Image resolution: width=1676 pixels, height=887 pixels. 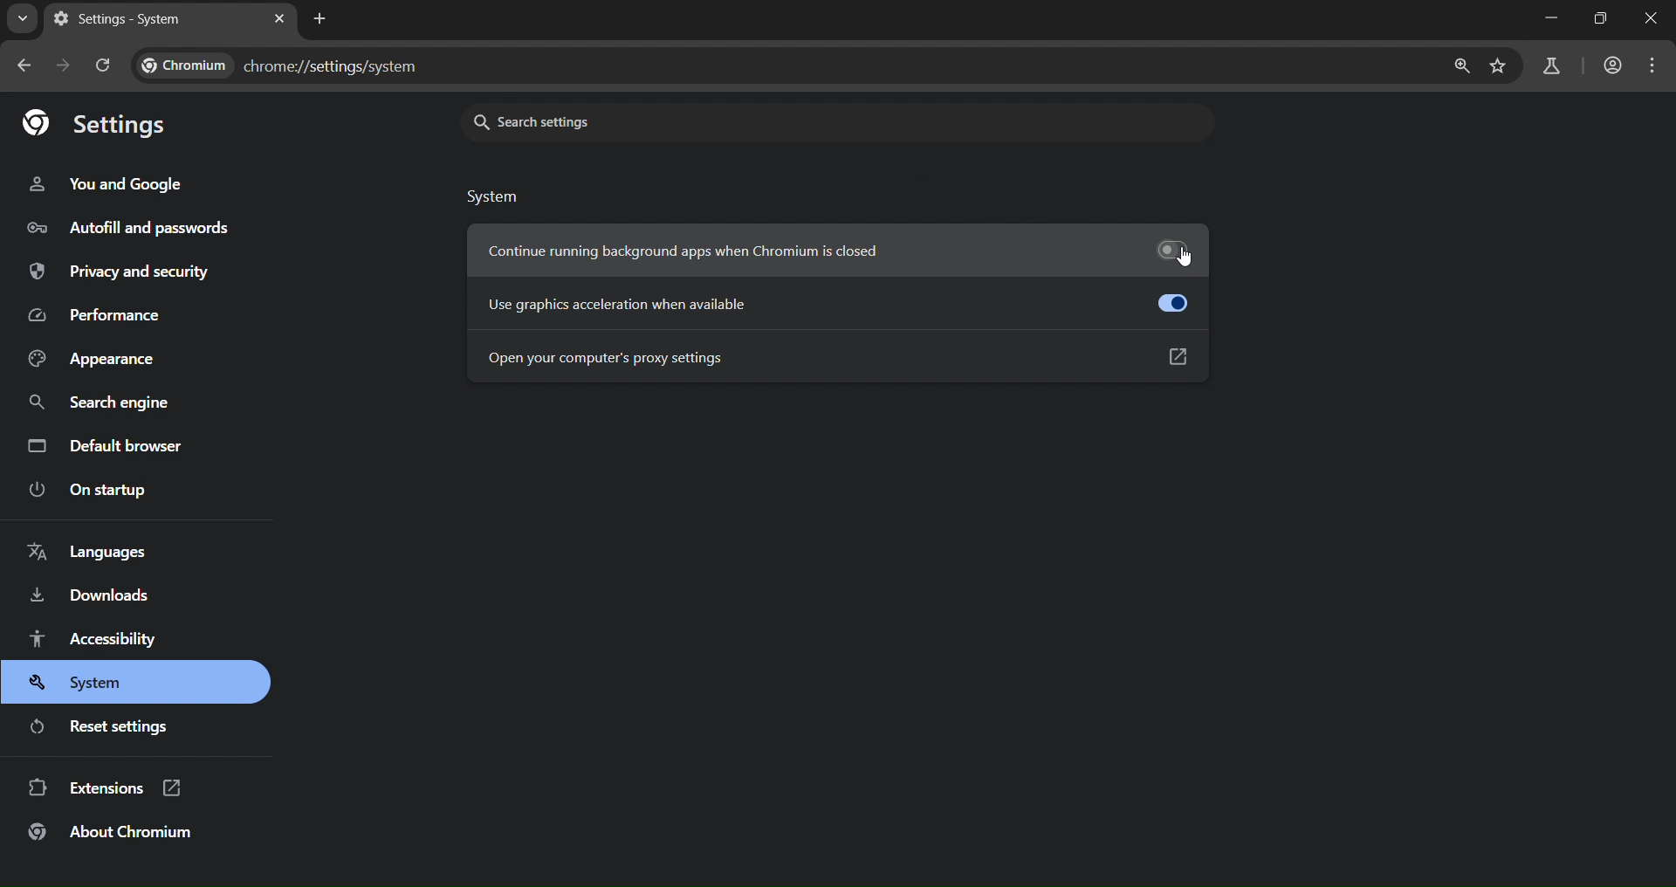 I want to click on cursor, so click(x=1191, y=261).